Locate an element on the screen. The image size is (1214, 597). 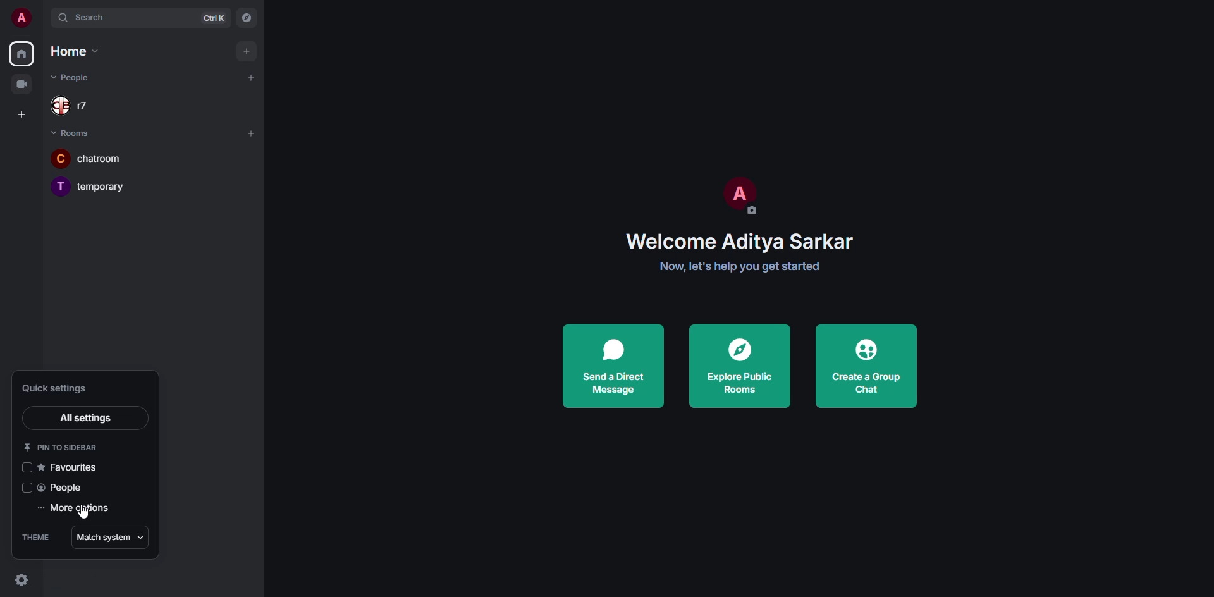
explore public rooms is located at coordinates (739, 364).